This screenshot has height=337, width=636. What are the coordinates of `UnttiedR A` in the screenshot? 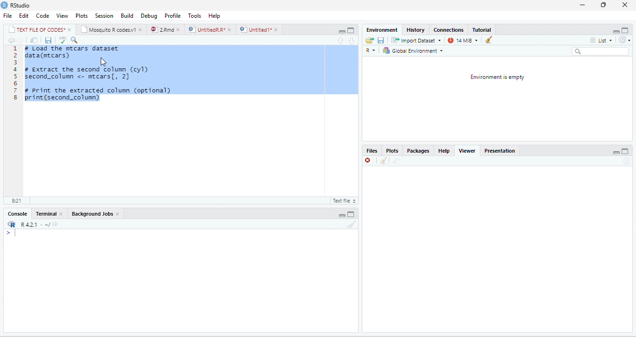 It's located at (207, 29).